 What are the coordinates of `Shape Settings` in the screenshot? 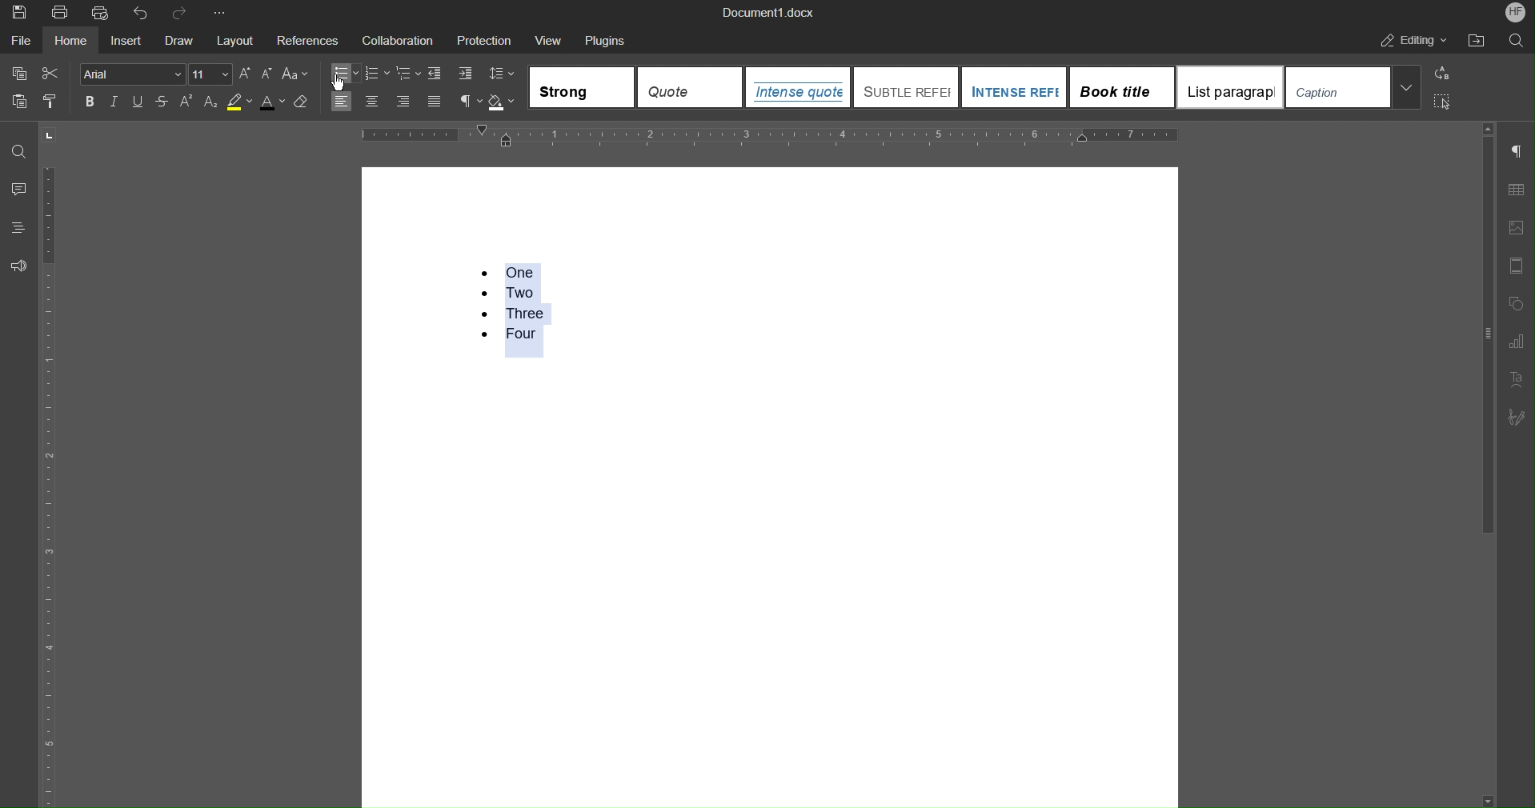 It's located at (1515, 304).